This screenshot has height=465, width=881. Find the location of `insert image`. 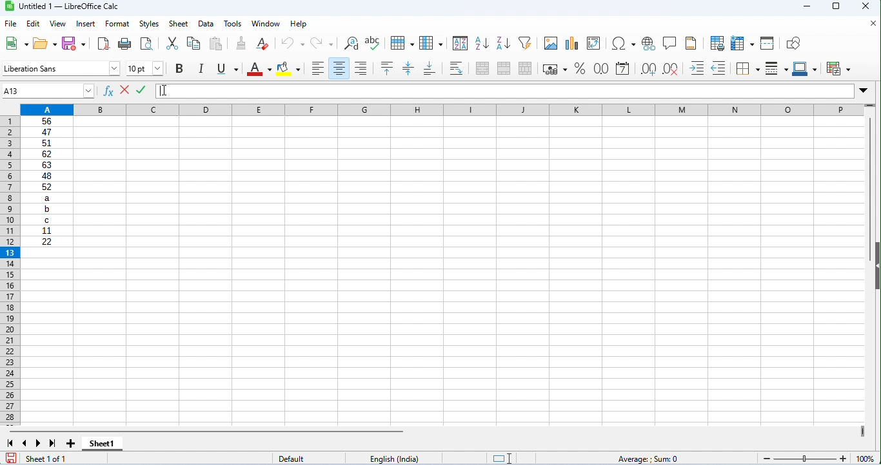

insert image is located at coordinates (550, 44).